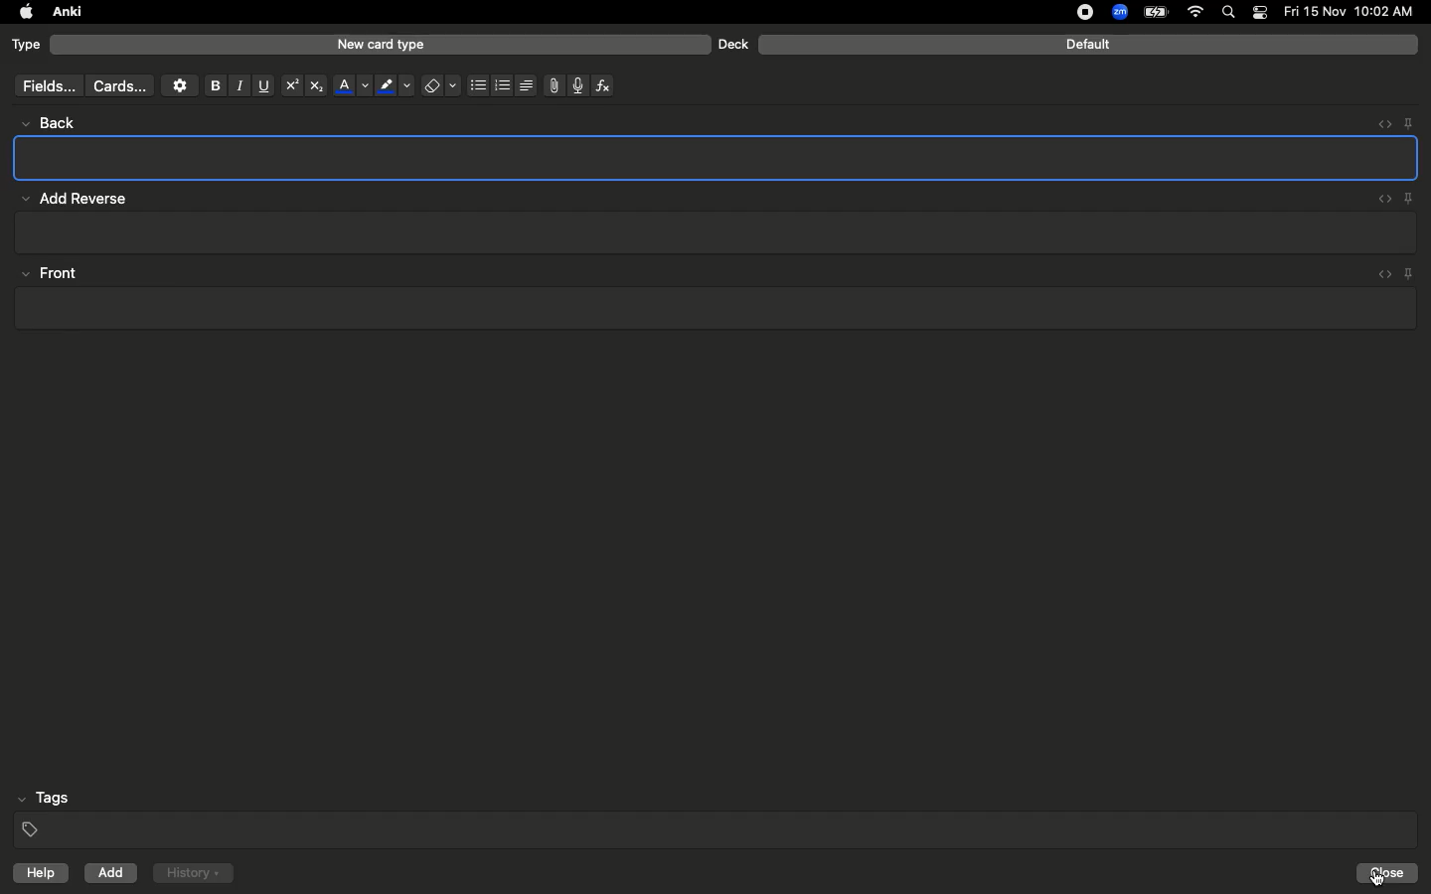 This screenshot has width=1431, height=894. I want to click on close, so click(1390, 872).